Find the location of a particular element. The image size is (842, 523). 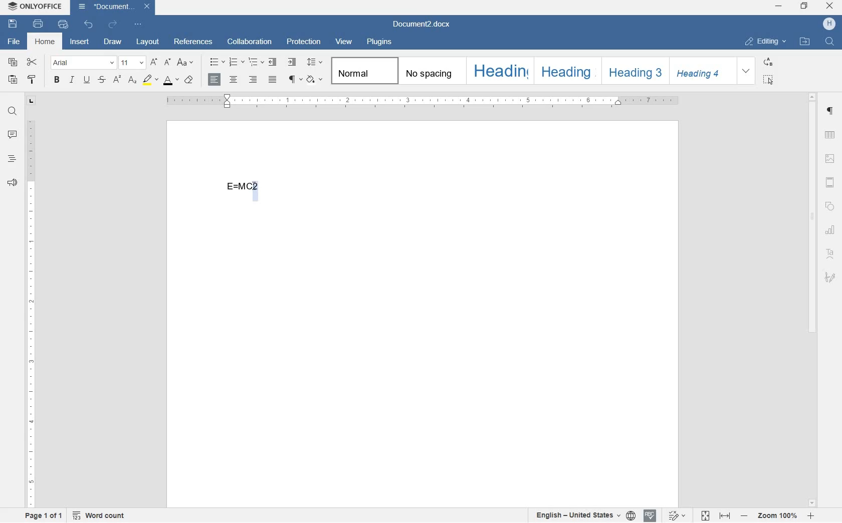

file name is located at coordinates (115, 9).